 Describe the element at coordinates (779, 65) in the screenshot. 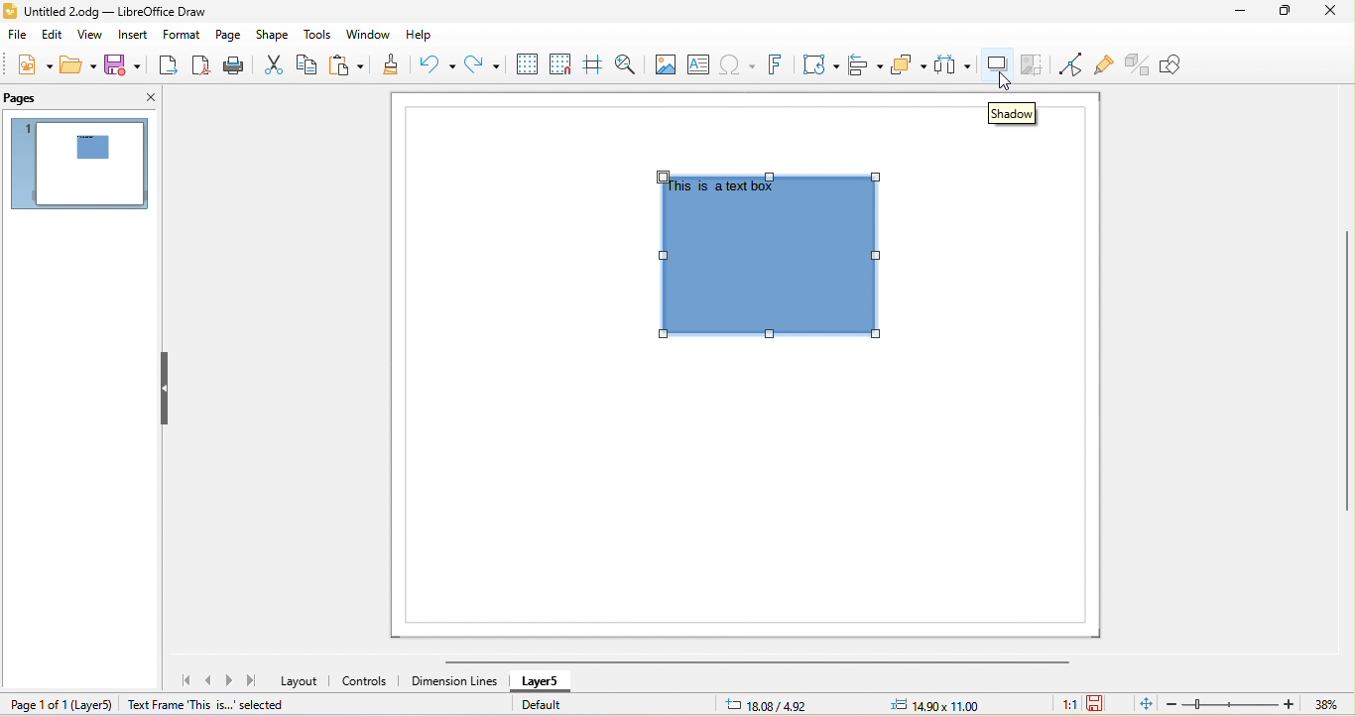

I see `font work text` at that location.